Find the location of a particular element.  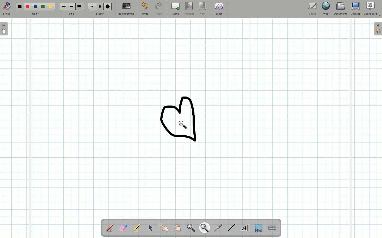

Open board is located at coordinates (4, 29).